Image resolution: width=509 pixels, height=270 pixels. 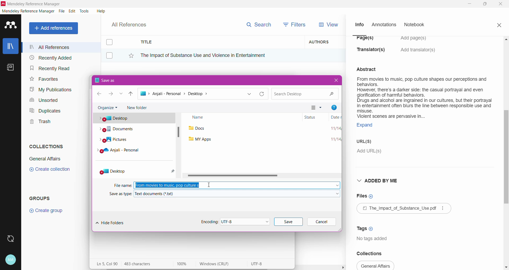 I want to click on Hide Folders, so click(x=112, y=222).